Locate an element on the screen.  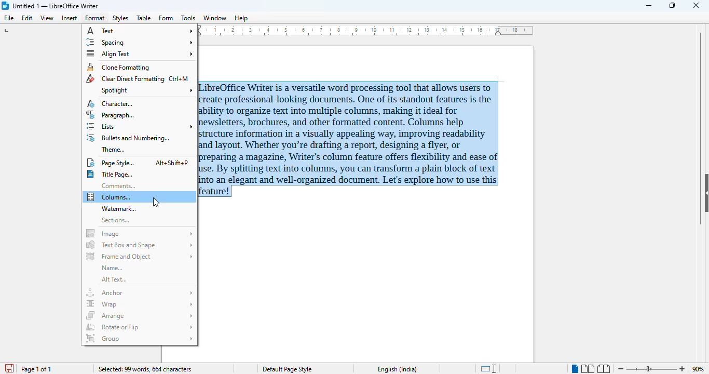
alt text is located at coordinates (114, 279).